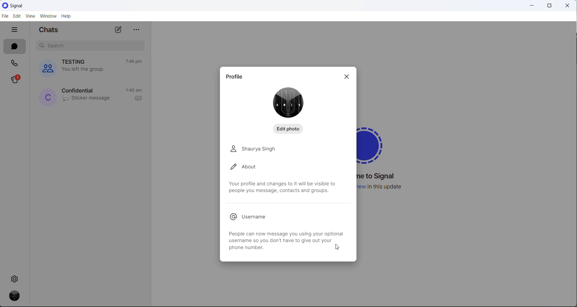  What do you see at coordinates (13, 297) in the screenshot?
I see `profile` at bounding box center [13, 297].